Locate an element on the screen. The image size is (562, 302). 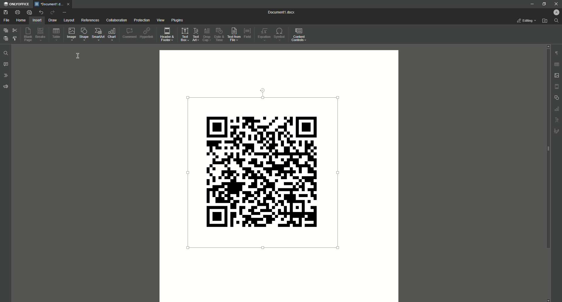
References is located at coordinates (89, 21).